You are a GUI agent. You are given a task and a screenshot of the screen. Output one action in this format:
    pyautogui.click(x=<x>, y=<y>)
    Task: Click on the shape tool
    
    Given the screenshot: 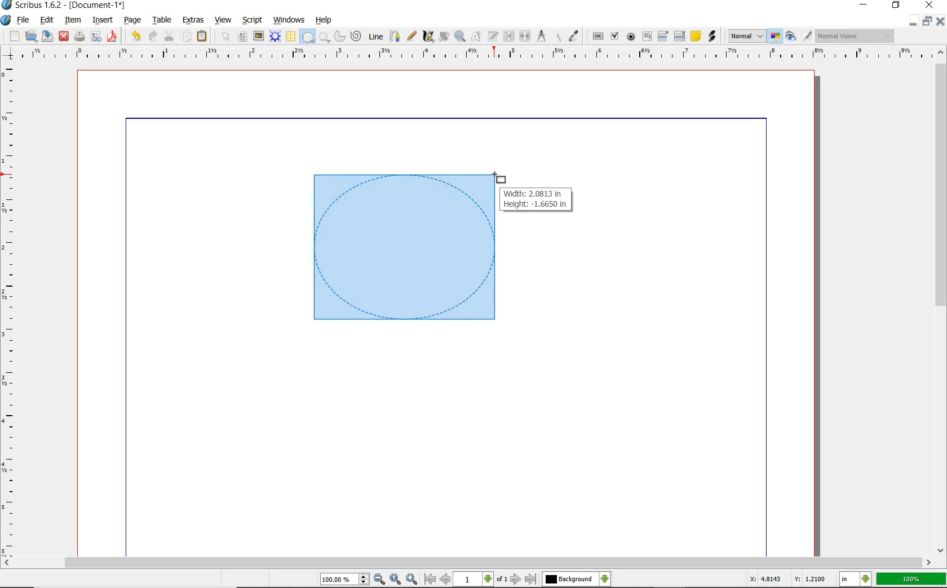 What is the action you would take?
    pyautogui.click(x=499, y=177)
    